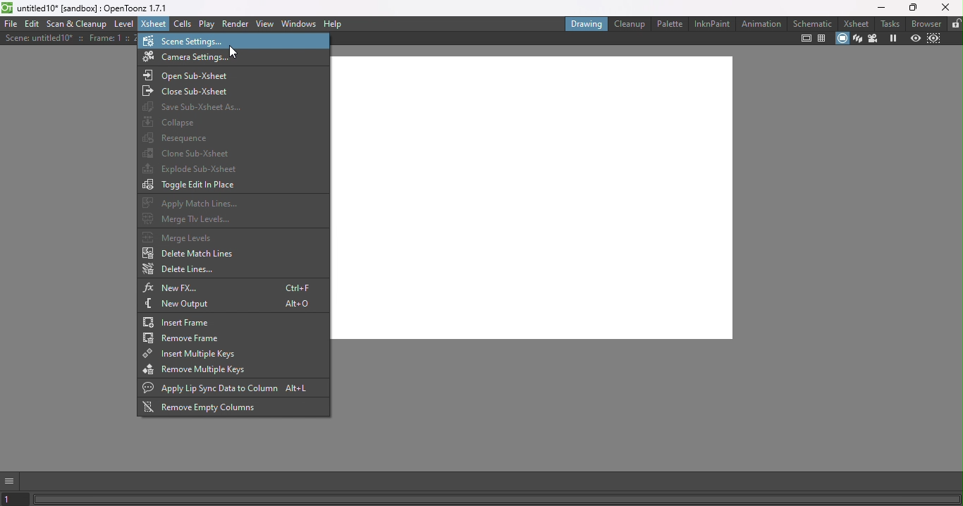 The height and width of the screenshot is (506, 963). What do you see at coordinates (187, 152) in the screenshot?
I see `Clone sub-xsheet` at bounding box center [187, 152].